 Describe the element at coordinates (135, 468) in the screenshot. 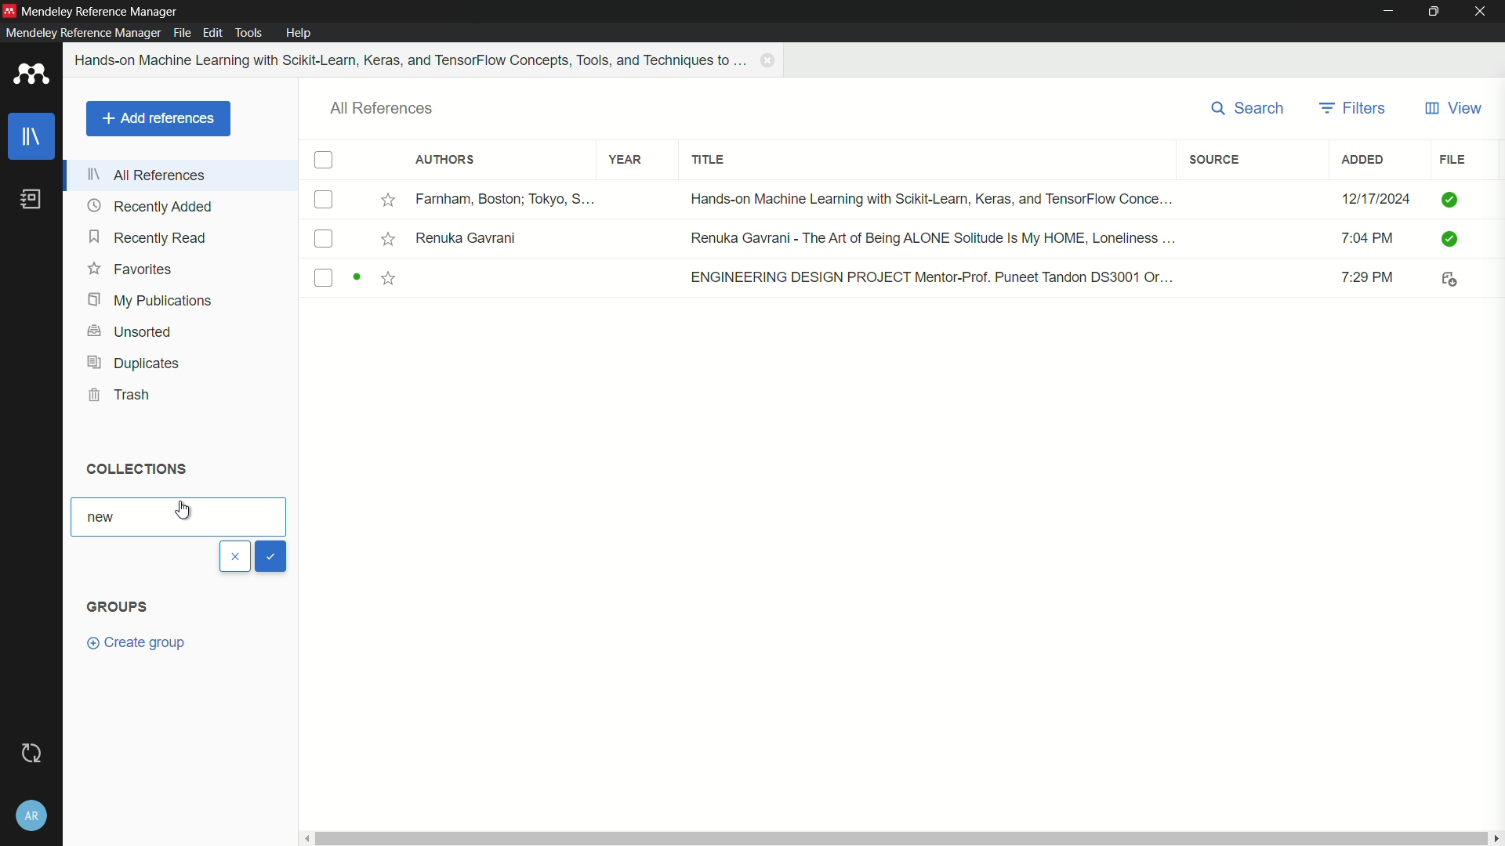

I see `collections` at that location.